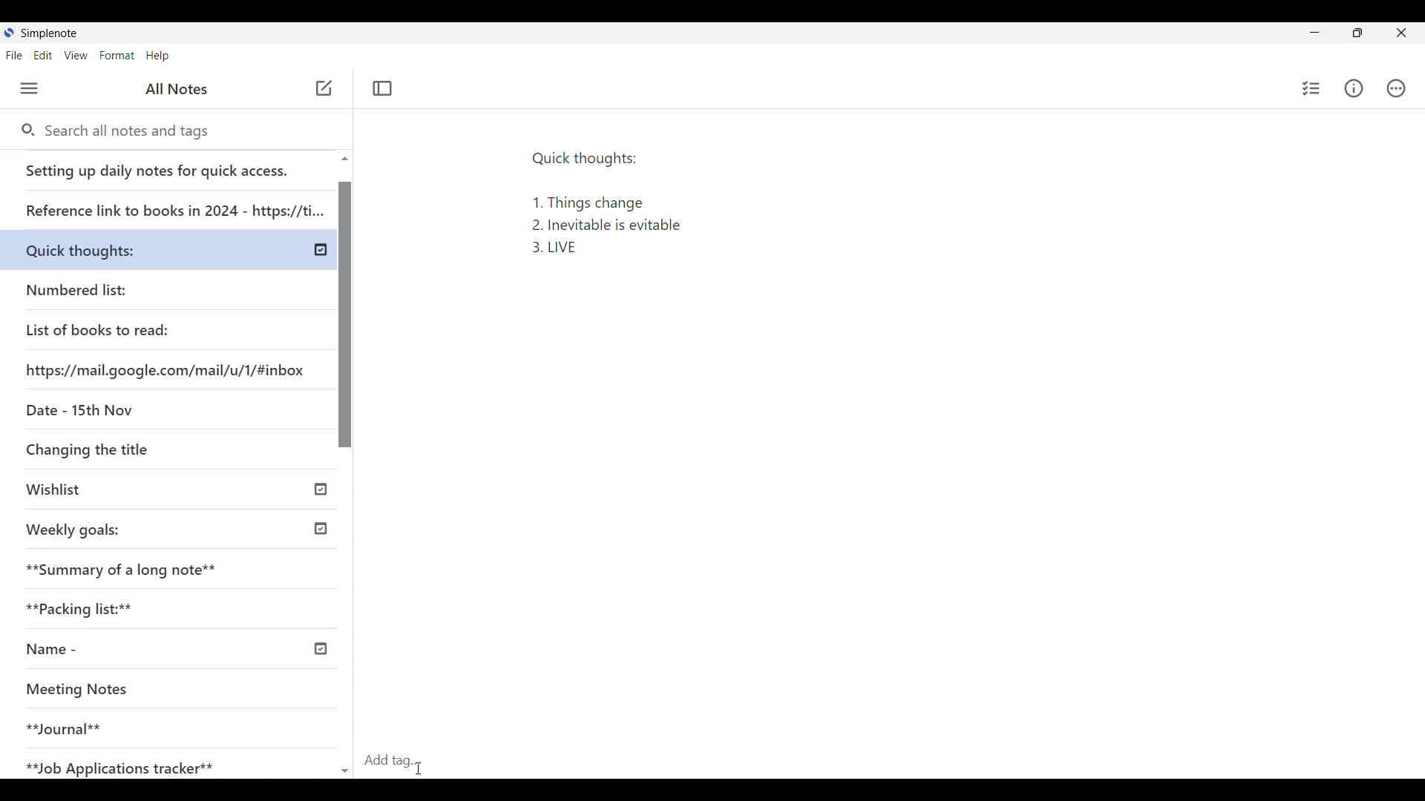  I want to click on Format menu, so click(117, 56).